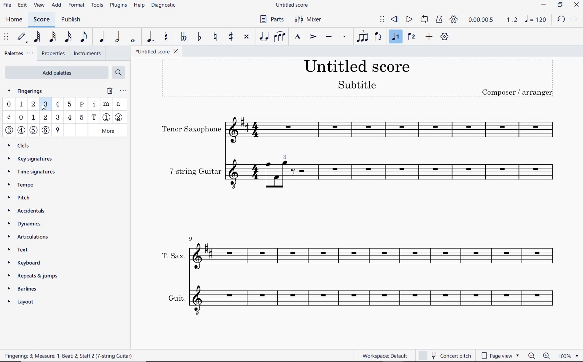  Describe the element at coordinates (454, 19) in the screenshot. I see `PLAYBACK SETTINGS` at that location.